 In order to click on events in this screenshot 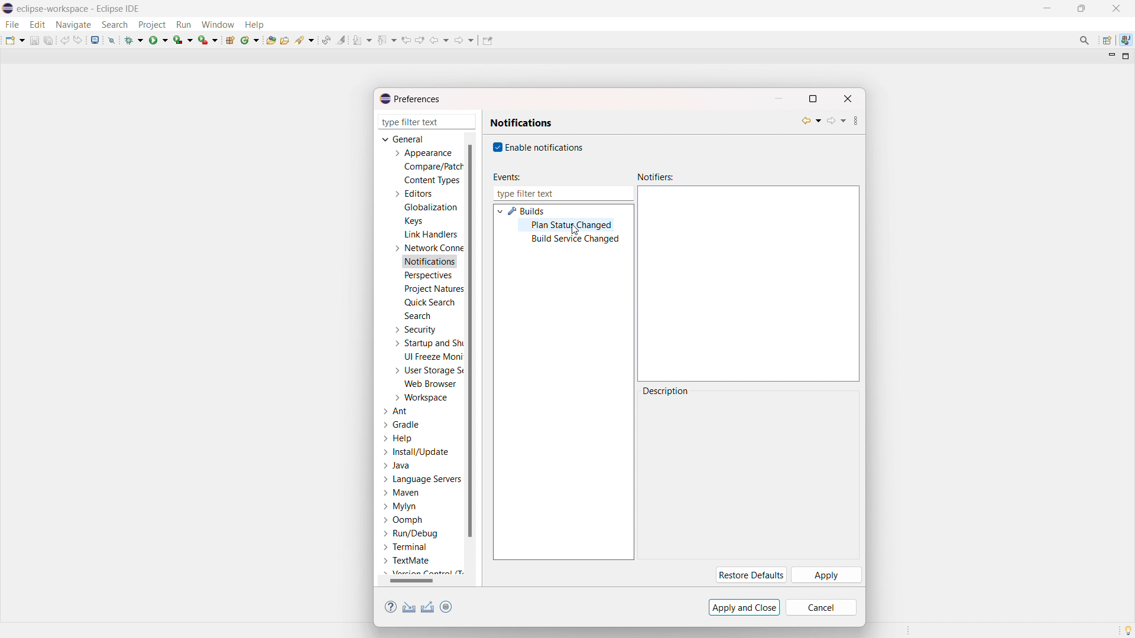, I will do `click(505, 177)`.